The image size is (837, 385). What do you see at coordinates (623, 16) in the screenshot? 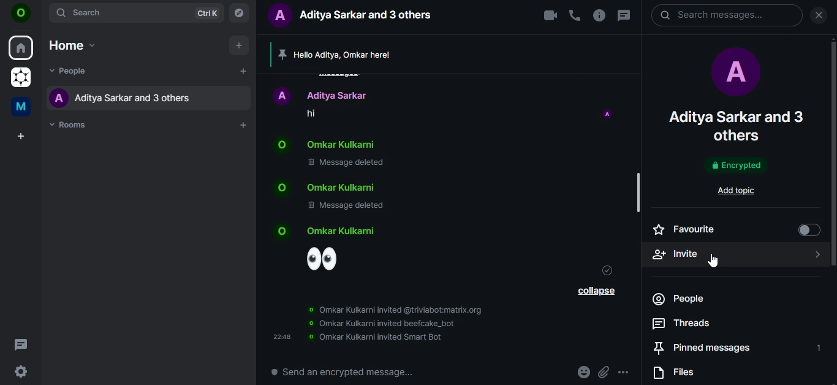
I see `threads` at bounding box center [623, 16].